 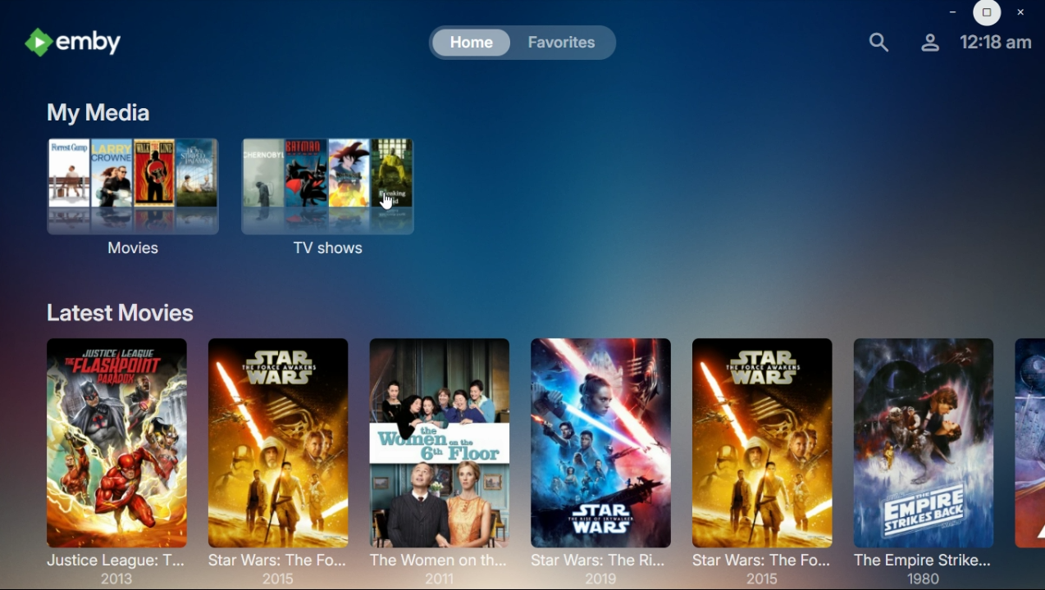 What do you see at coordinates (280, 454) in the screenshot?
I see `star wars the force awakens 2015` at bounding box center [280, 454].